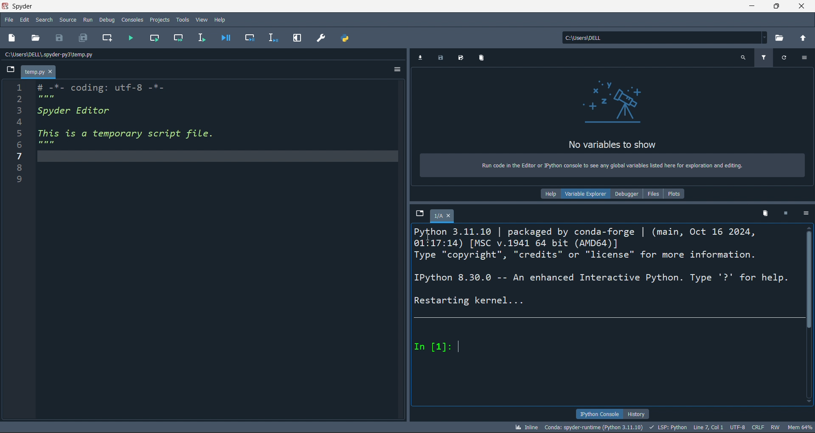 The image size is (815, 433). What do you see at coordinates (677, 194) in the screenshot?
I see `plots` at bounding box center [677, 194].